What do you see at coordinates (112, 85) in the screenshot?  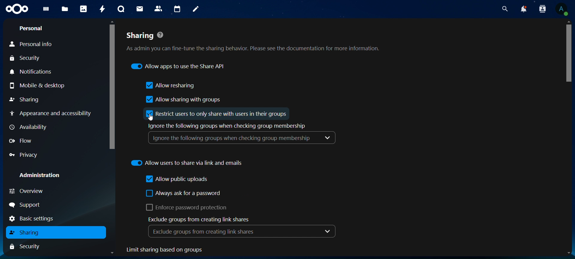 I see `scrollbar` at bounding box center [112, 85].